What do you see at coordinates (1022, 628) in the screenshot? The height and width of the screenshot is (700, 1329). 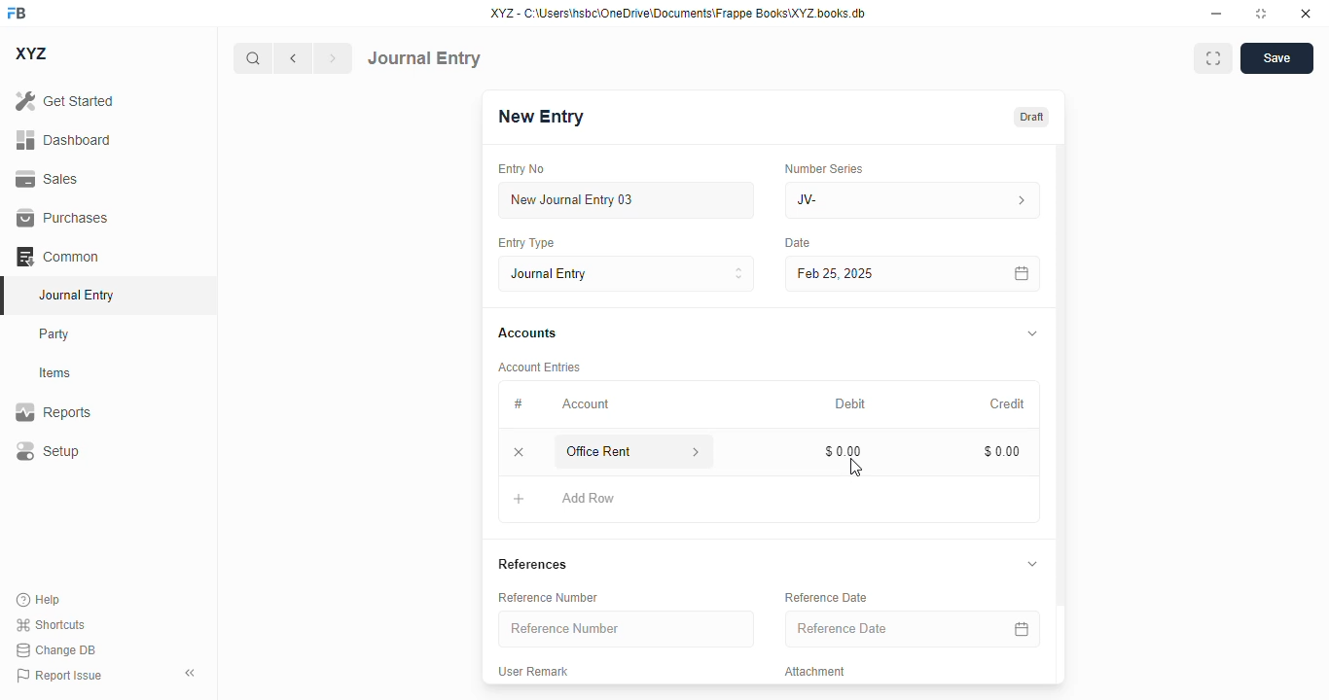 I see `calendar icon` at bounding box center [1022, 628].